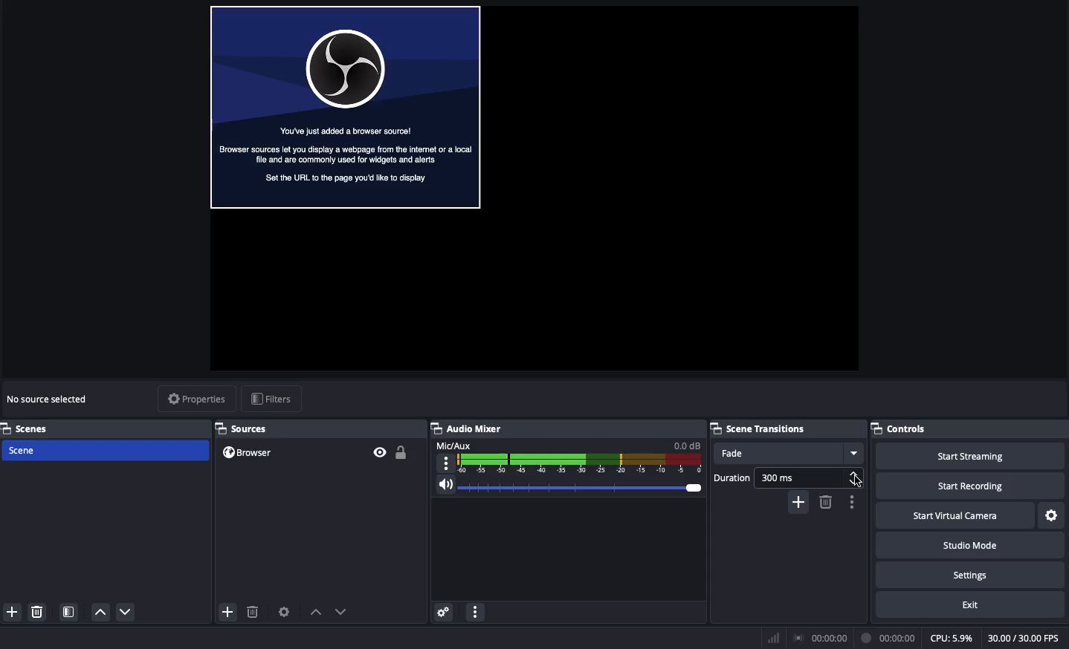 Image resolution: width=1069 pixels, height=649 pixels. What do you see at coordinates (855, 507) in the screenshot?
I see `options` at bounding box center [855, 507].